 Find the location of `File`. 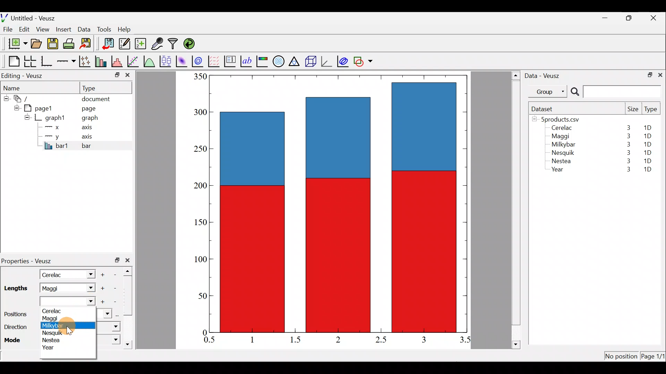

File is located at coordinates (7, 29).